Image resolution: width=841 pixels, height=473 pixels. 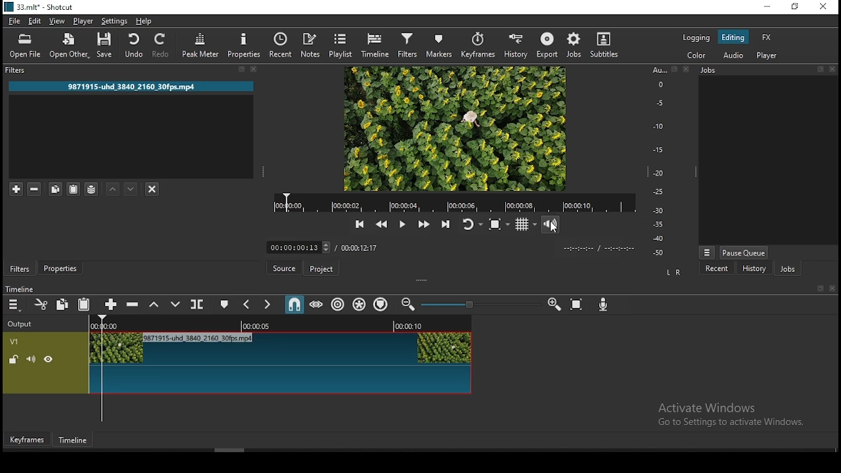 What do you see at coordinates (734, 37) in the screenshot?
I see `editing` at bounding box center [734, 37].